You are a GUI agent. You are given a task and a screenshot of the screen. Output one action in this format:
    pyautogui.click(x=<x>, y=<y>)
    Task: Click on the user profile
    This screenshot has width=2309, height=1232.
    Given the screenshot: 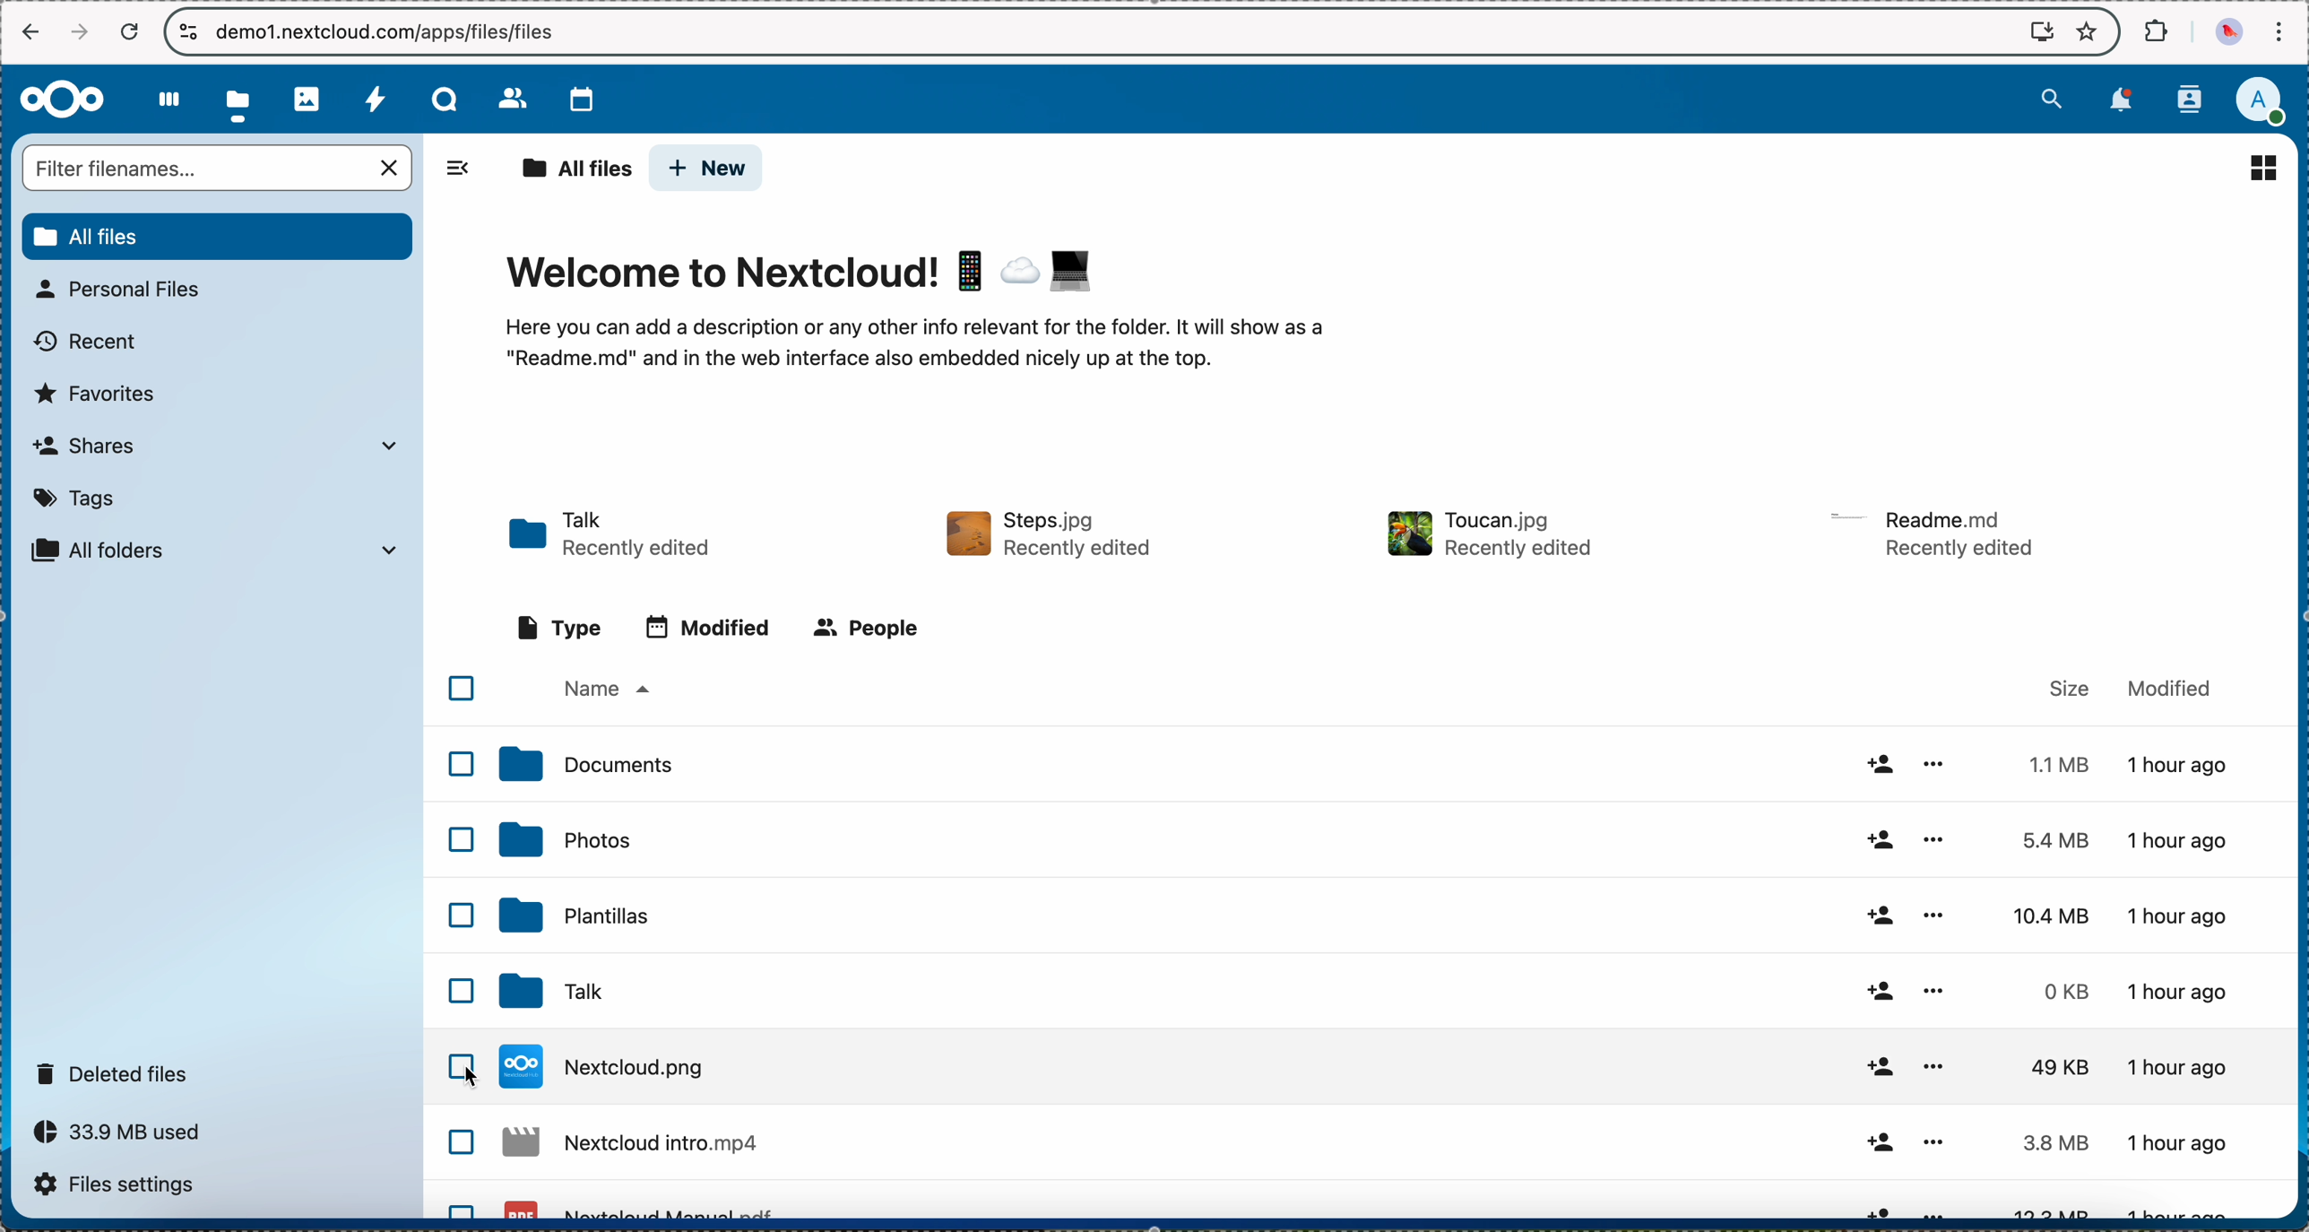 What is the action you would take?
    pyautogui.click(x=2269, y=100)
    